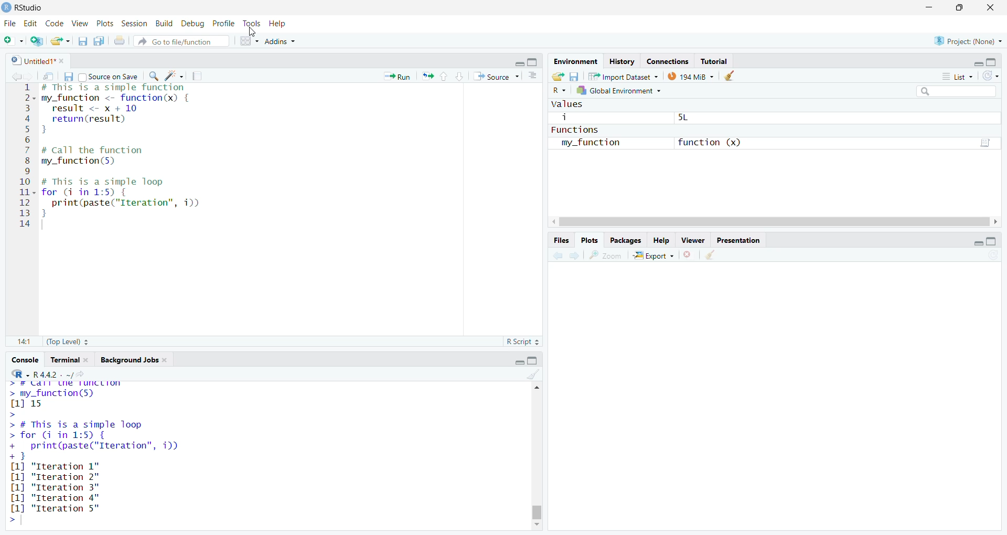 Image resolution: width=1007 pixels, height=535 pixels. Describe the element at coordinates (252, 33) in the screenshot. I see `cursor` at that location.